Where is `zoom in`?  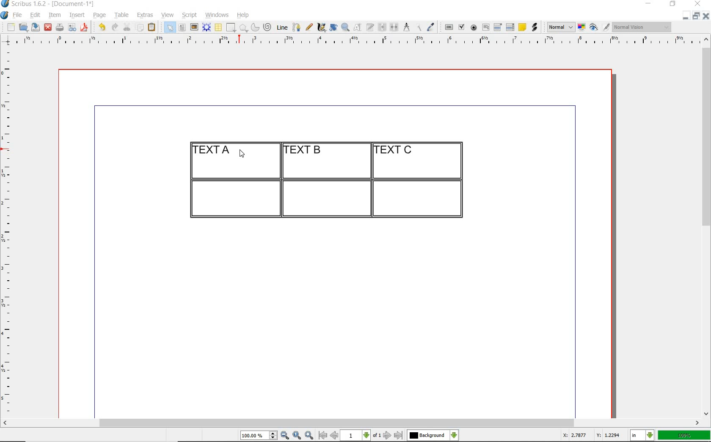
zoom in is located at coordinates (309, 436).